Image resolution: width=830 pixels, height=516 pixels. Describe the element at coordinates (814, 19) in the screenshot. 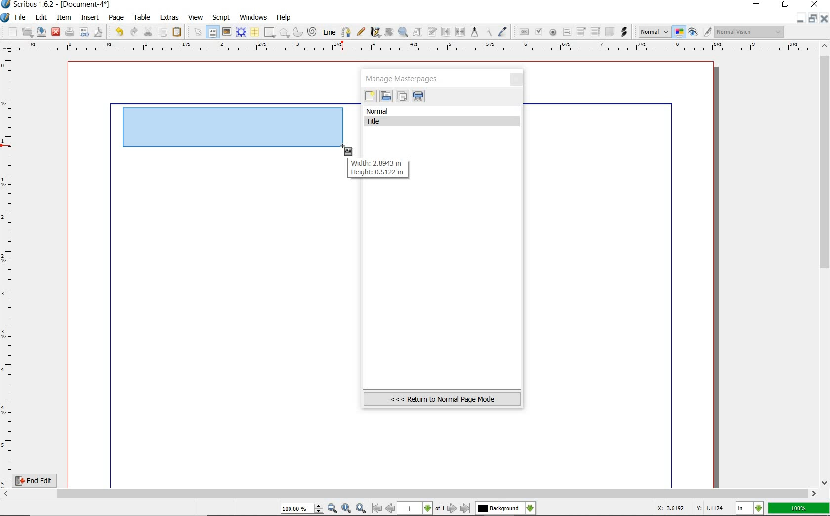

I see `restore` at that location.